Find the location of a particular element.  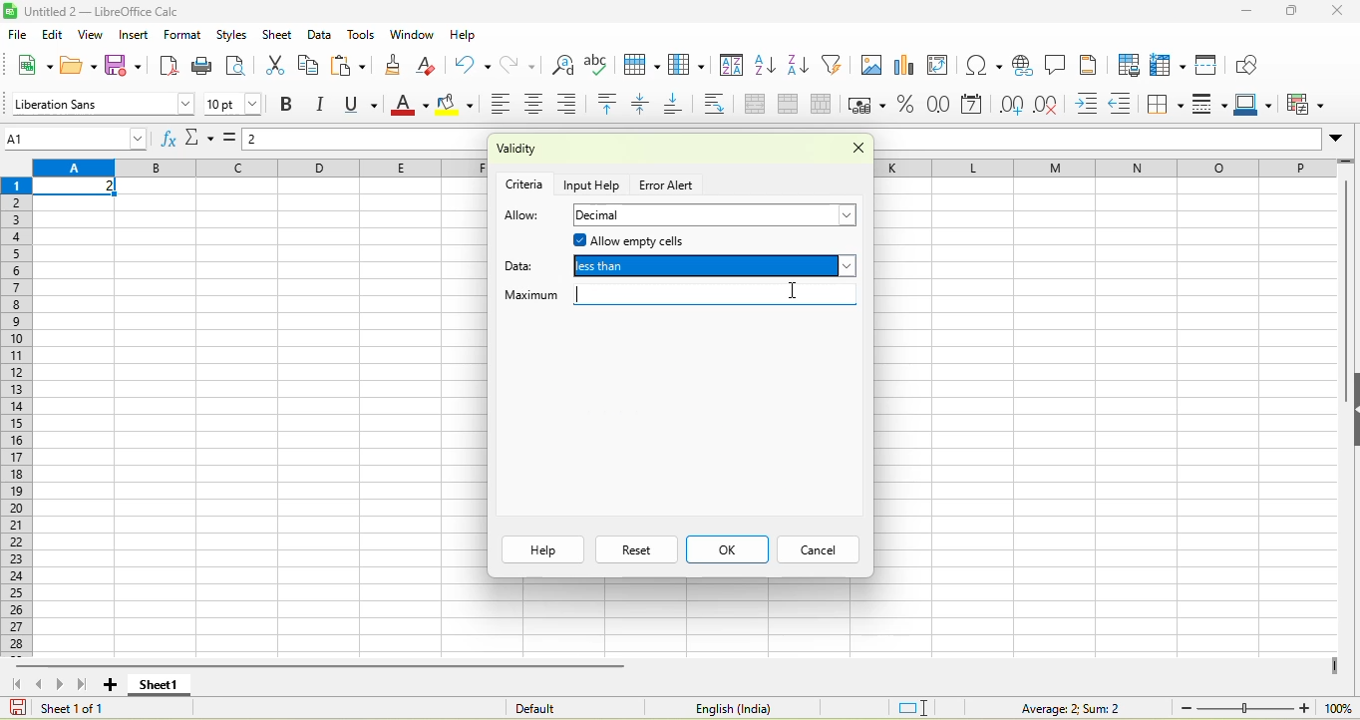

format as number is located at coordinates (940, 106).